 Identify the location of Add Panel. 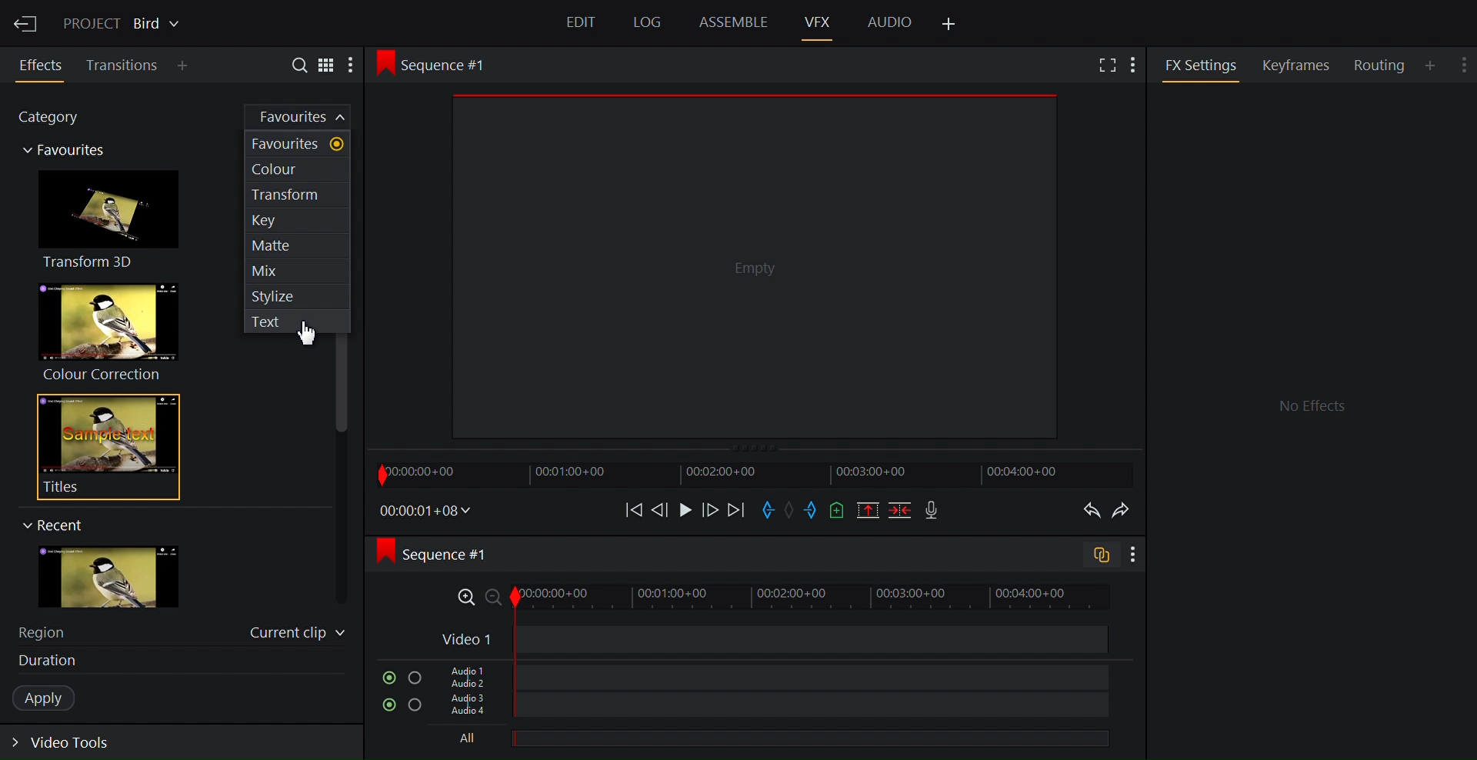
(950, 25).